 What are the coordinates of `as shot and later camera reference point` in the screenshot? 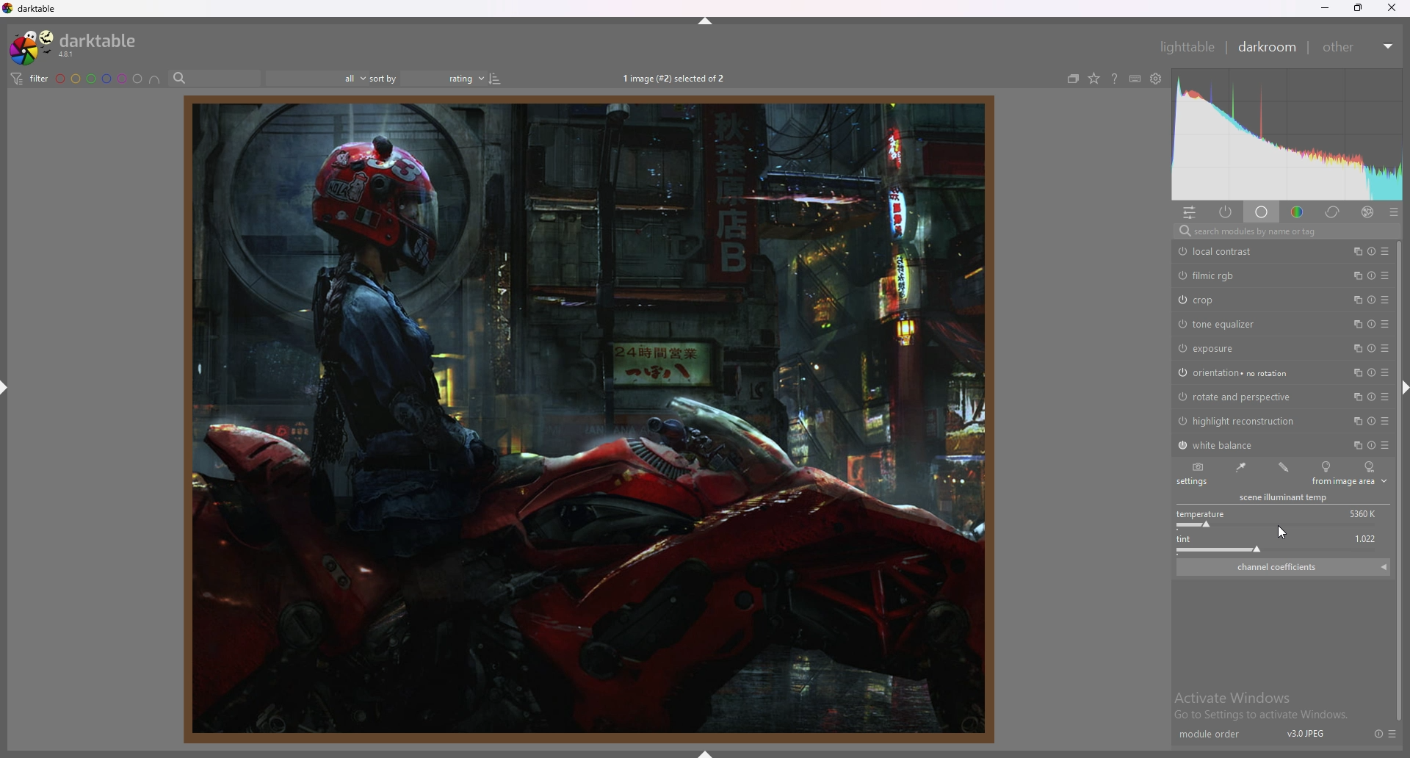 It's located at (1370, 466).